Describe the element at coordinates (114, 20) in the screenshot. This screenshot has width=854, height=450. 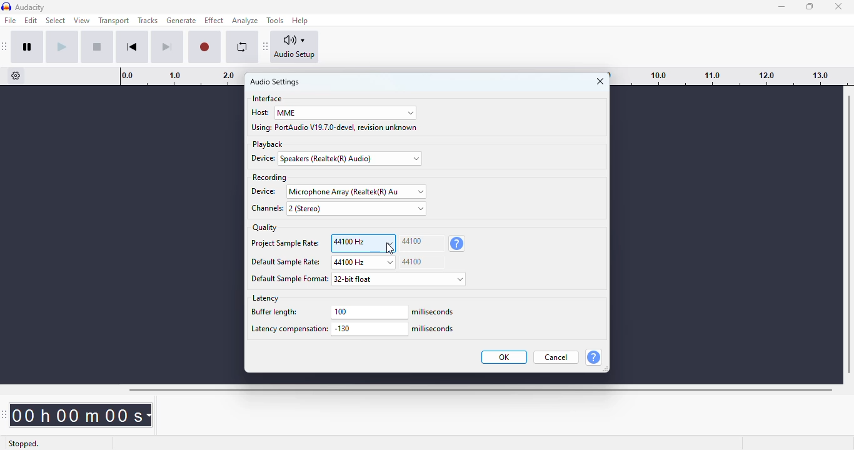
I see `transport` at that location.